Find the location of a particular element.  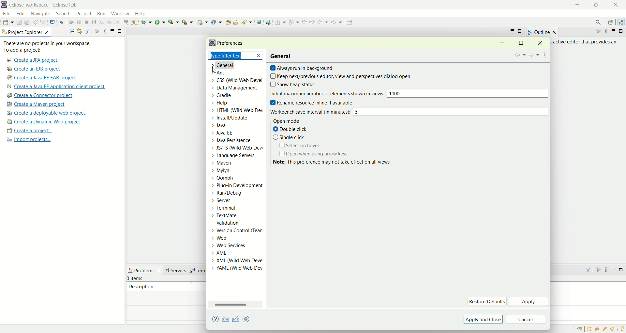

maximize is located at coordinates (622, 31).